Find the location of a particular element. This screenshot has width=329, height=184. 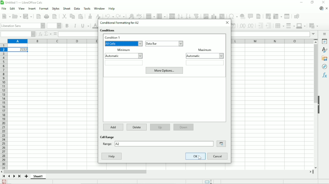

Function wizard is located at coordinates (40, 34).